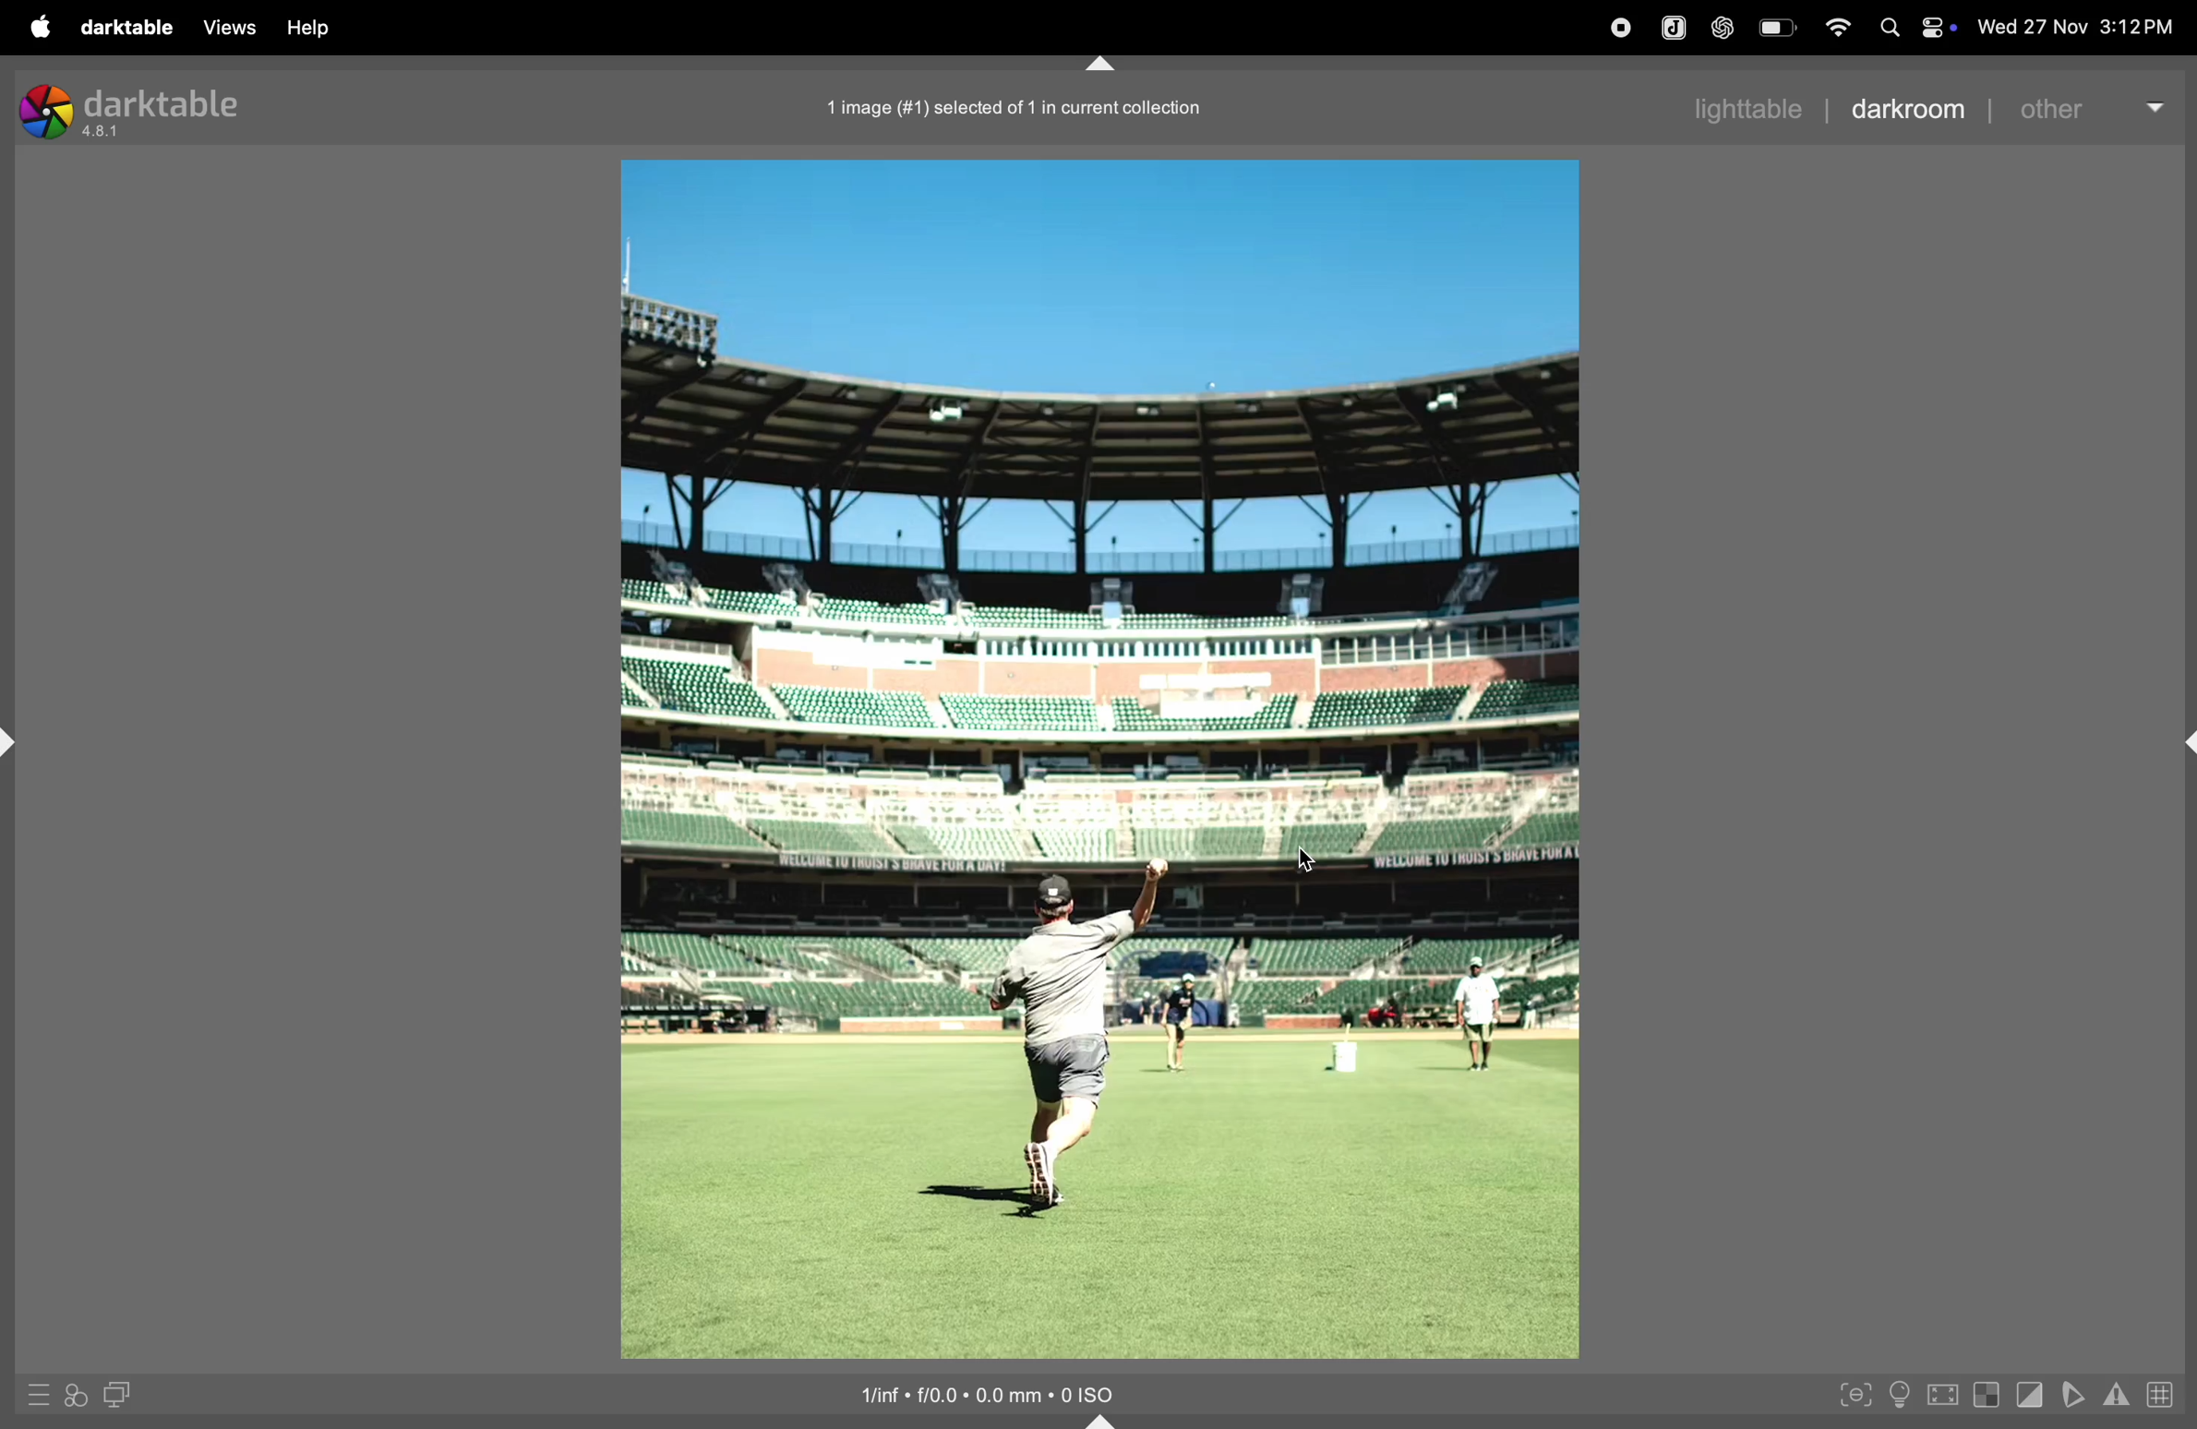  Describe the element at coordinates (2027, 1396) in the screenshot. I see `toggle clipping indication` at that location.